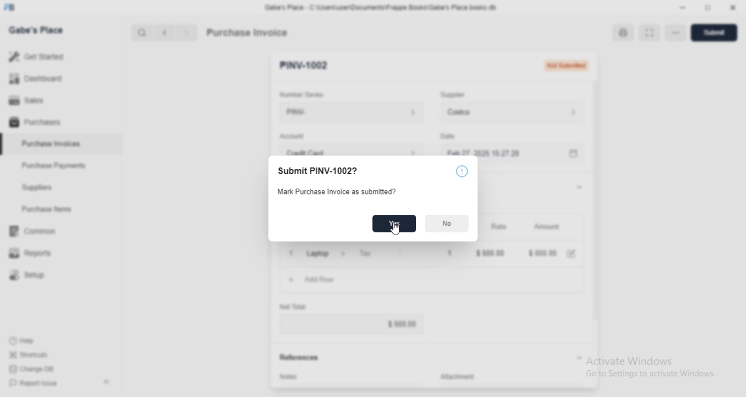 This screenshot has width=746, height=397. I want to click on Edit, so click(571, 254).